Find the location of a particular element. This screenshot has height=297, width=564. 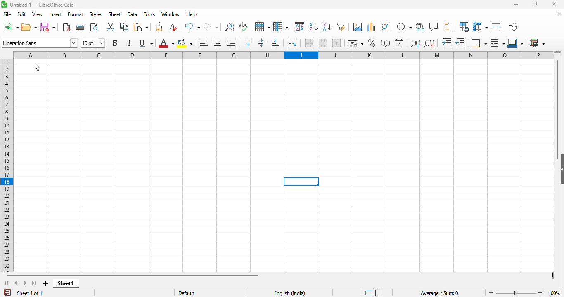

click to save the document is located at coordinates (8, 292).